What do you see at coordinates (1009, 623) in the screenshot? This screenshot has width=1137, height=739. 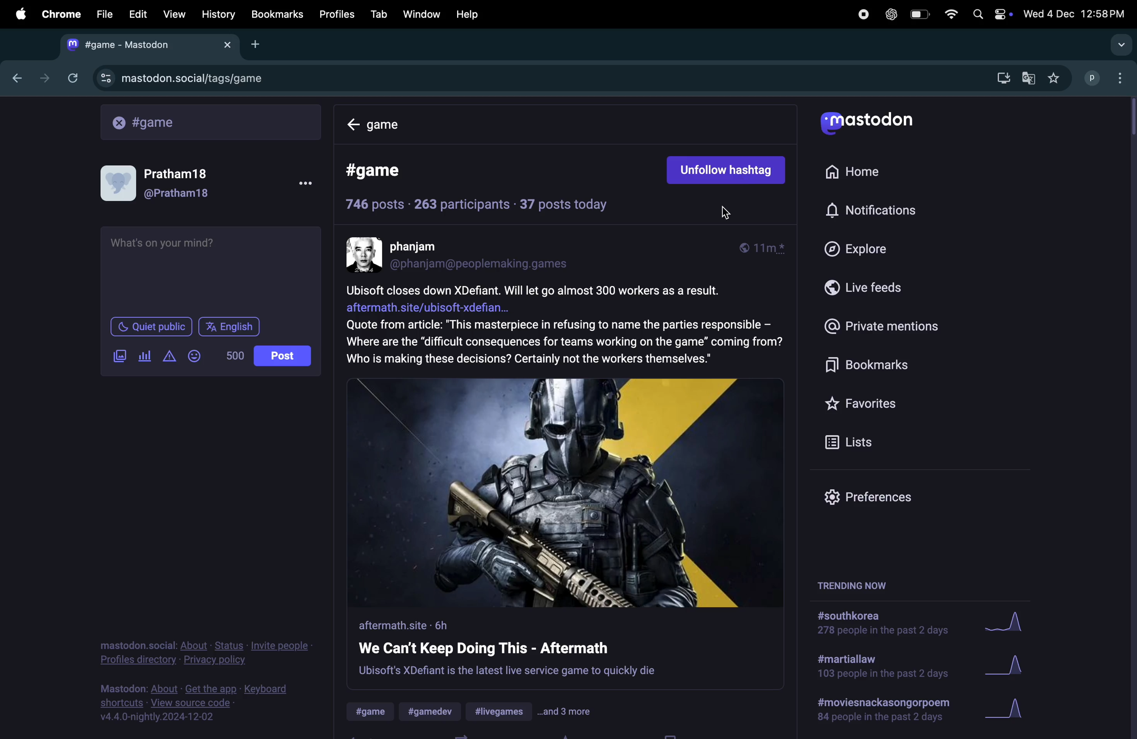 I see `graph` at bounding box center [1009, 623].